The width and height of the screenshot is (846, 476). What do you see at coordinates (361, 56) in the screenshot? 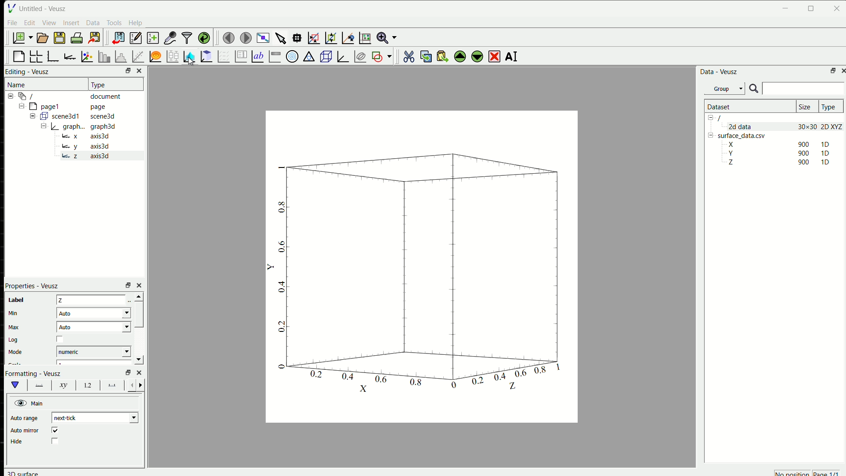
I see `plot covariance ellipses ` at bounding box center [361, 56].